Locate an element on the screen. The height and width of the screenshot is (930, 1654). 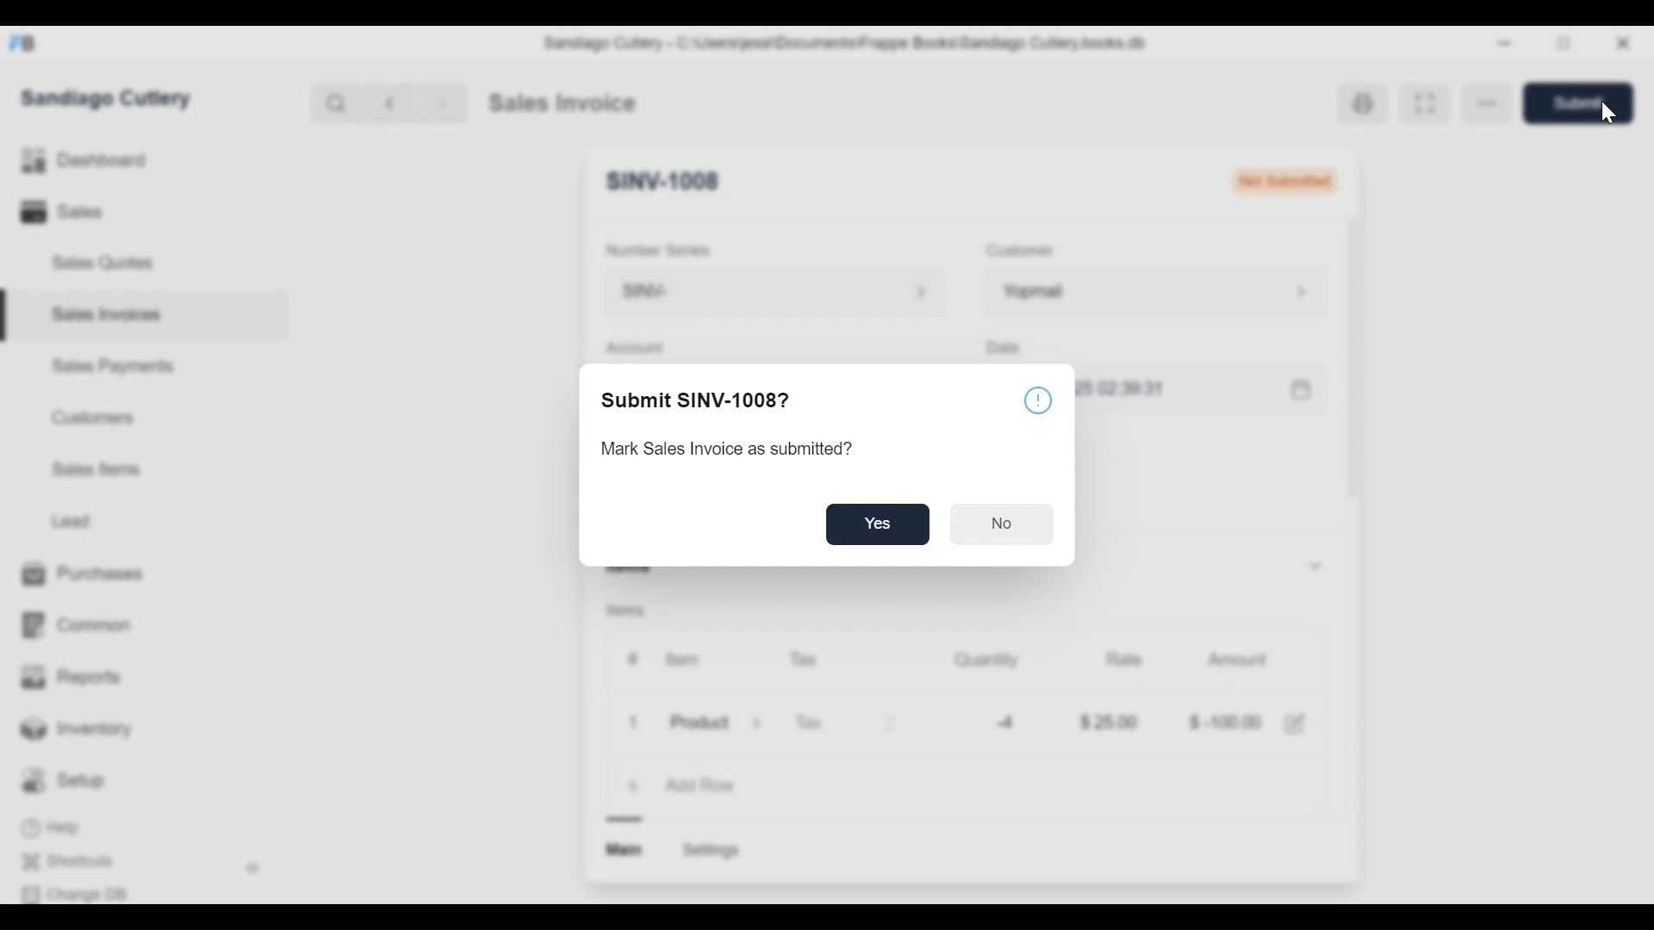
No is located at coordinates (1004, 522).